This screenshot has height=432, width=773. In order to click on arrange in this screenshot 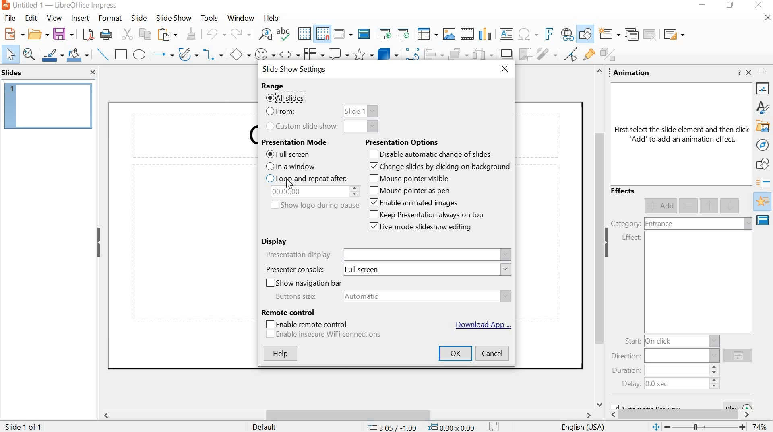, I will do `click(457, 55)`.